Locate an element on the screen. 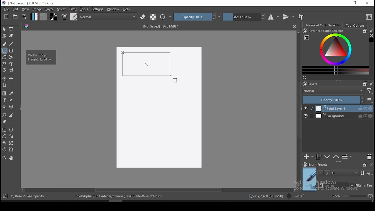  image is located at coordinates (37, 9).